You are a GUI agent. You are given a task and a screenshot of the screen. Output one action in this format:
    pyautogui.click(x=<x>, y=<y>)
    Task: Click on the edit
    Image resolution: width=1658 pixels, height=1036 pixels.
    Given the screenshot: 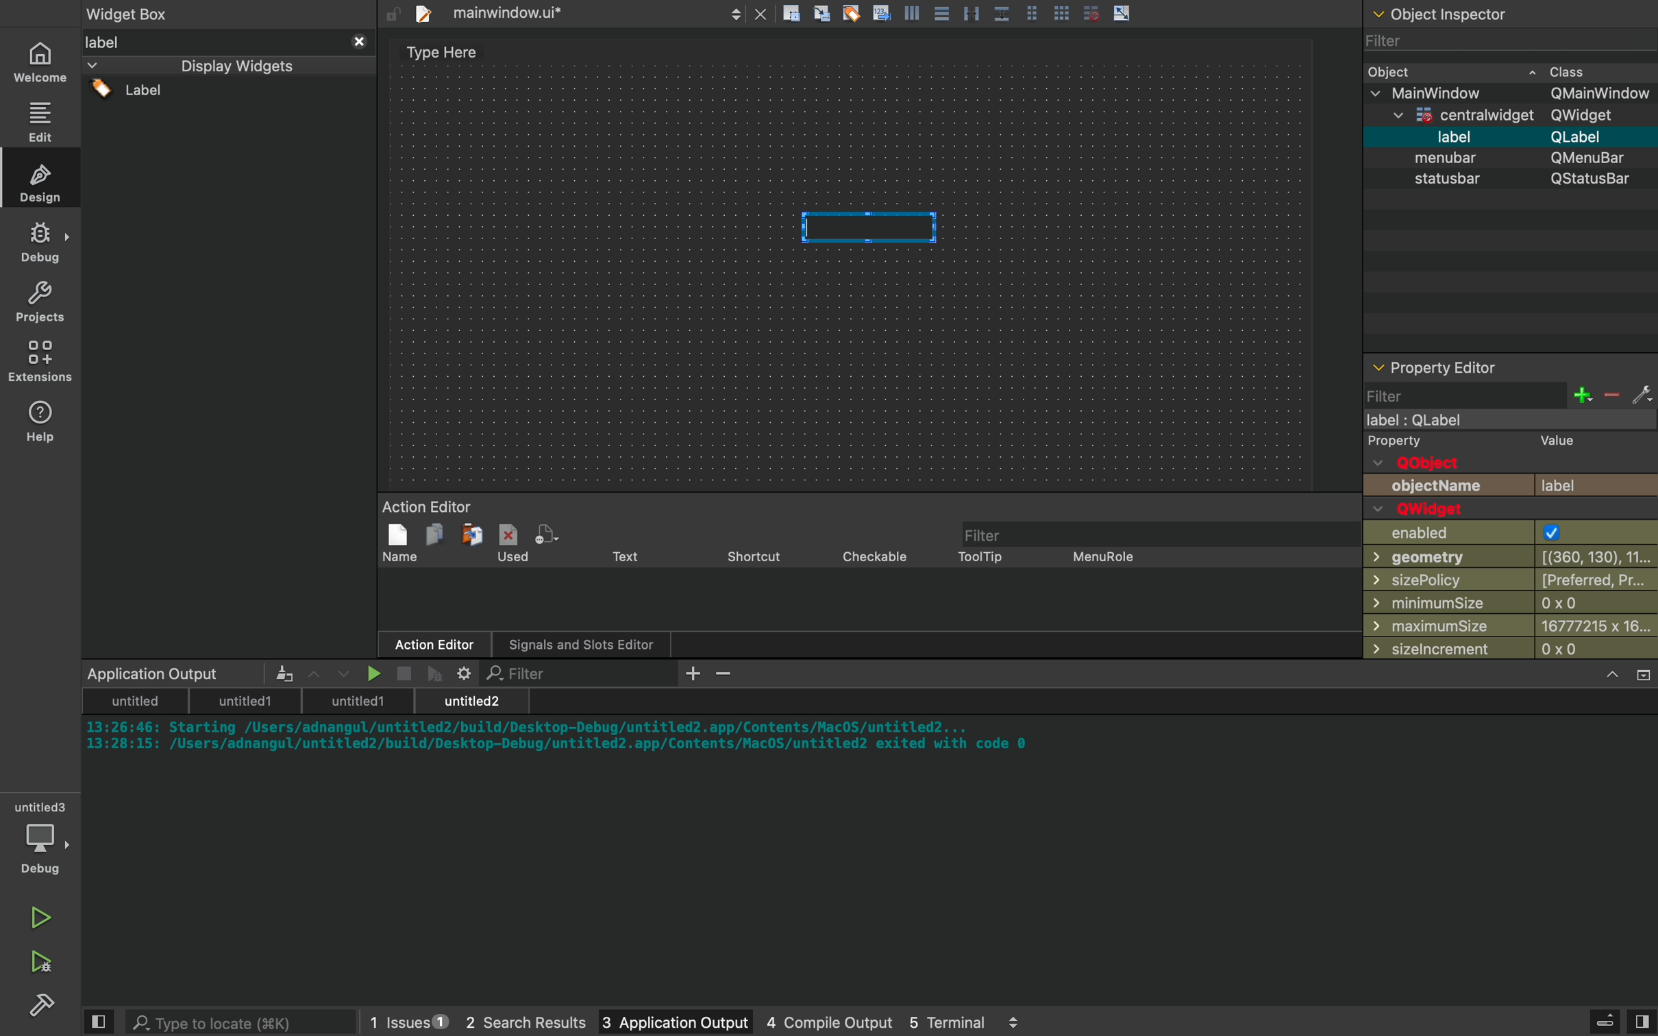 What is the action you would take?
    pyautogui.click(x=43, y=121)
    